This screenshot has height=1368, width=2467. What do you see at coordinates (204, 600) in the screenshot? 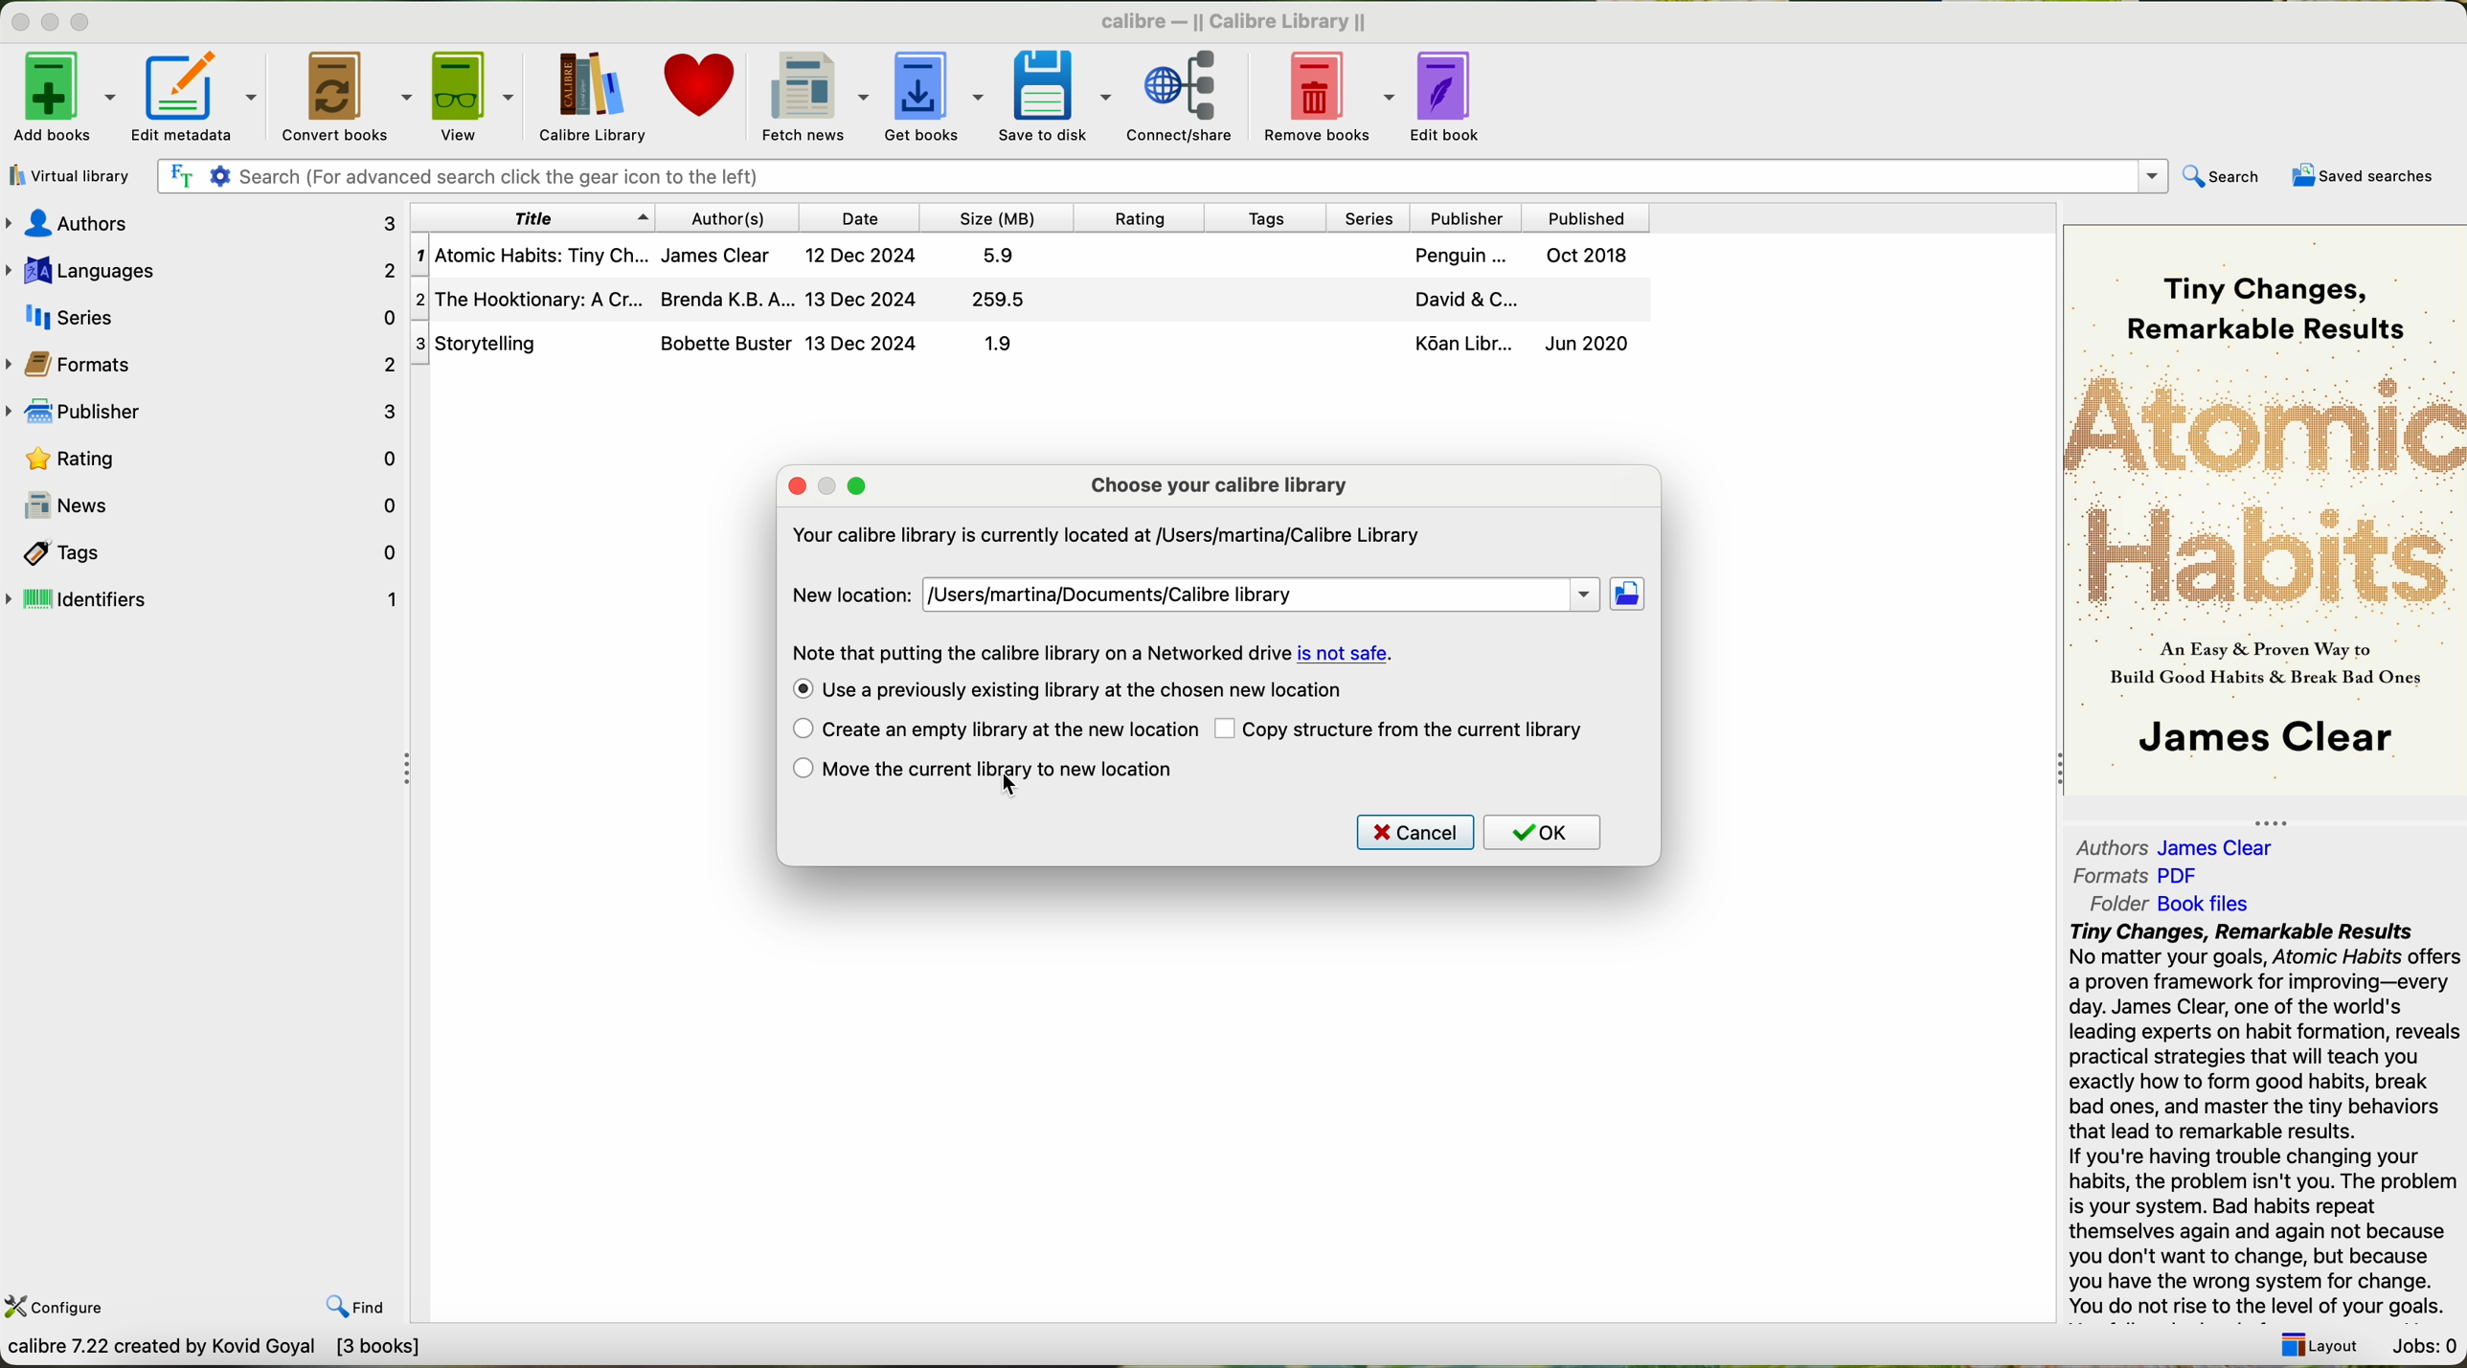
I see `identifiers` at bounding box center [204, 600].